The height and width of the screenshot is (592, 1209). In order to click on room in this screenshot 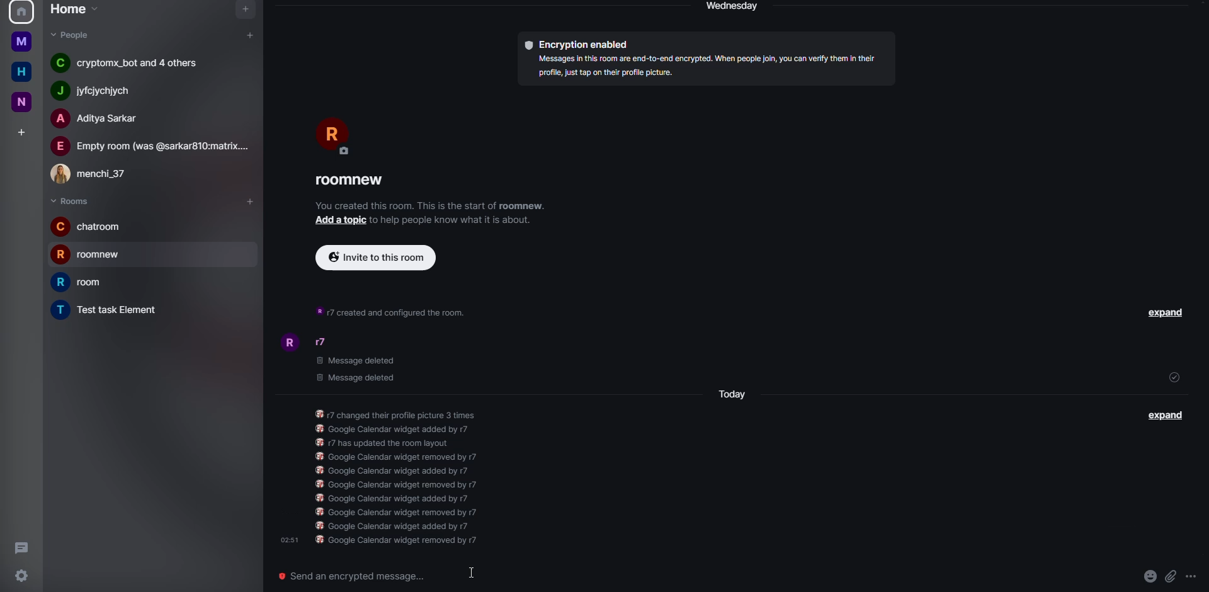, I will do `click(111, 309)`.